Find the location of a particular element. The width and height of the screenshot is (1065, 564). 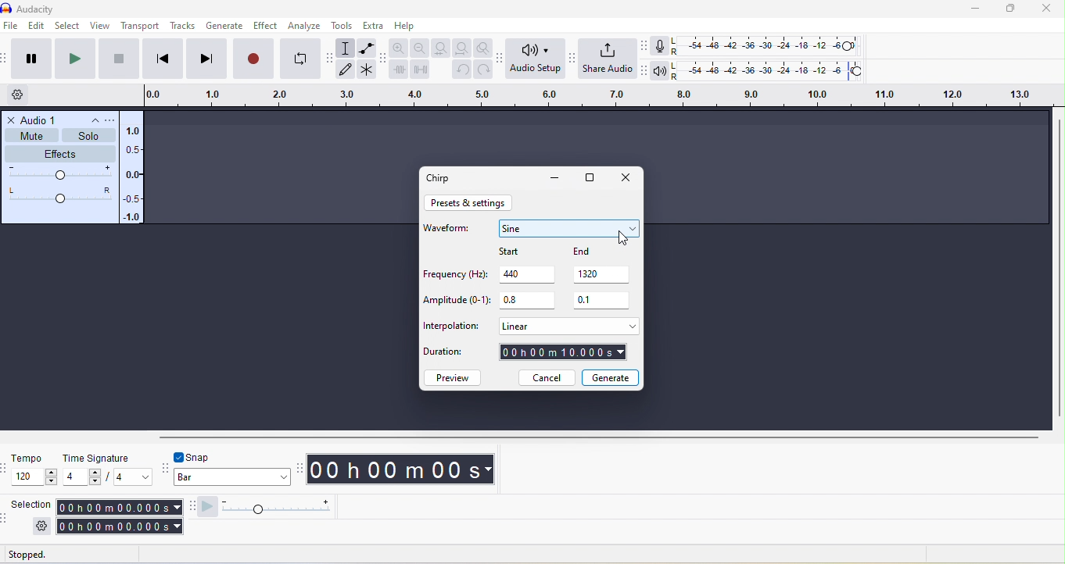

view is located at coordinates (99, 25).